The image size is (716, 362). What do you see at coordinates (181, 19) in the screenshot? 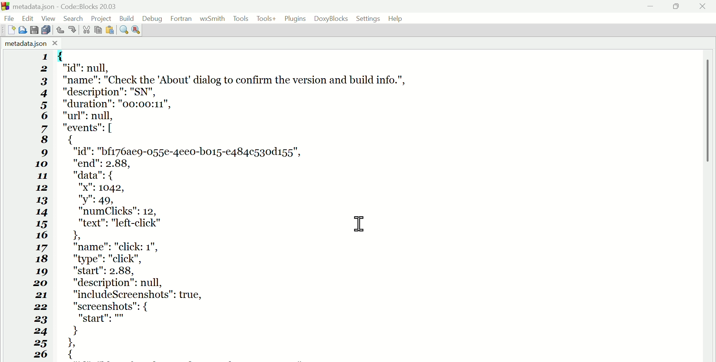
I see `Fortran` at bounding box center [181, 19].